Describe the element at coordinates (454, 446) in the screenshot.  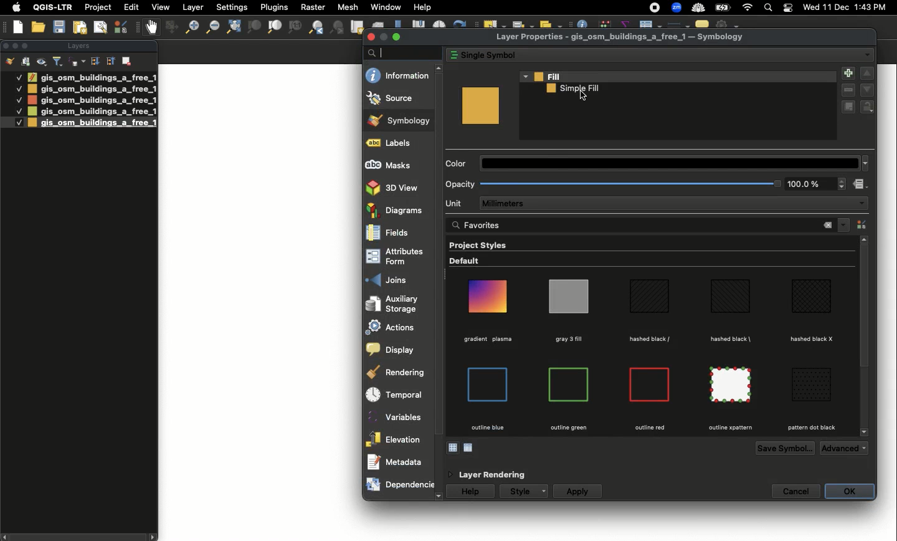
I see `` at that location.